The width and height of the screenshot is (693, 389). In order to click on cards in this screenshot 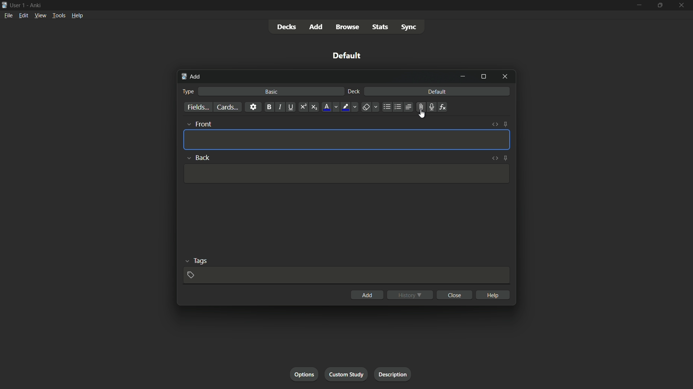, I will do `click(227, 107)`.